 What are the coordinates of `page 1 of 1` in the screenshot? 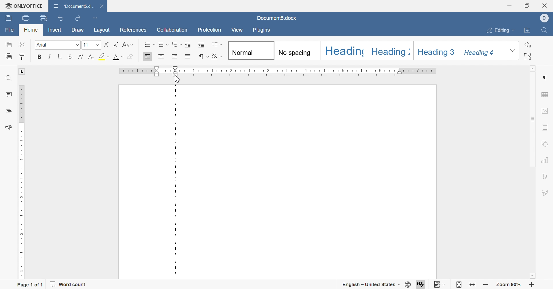 It's located at (30, 284).